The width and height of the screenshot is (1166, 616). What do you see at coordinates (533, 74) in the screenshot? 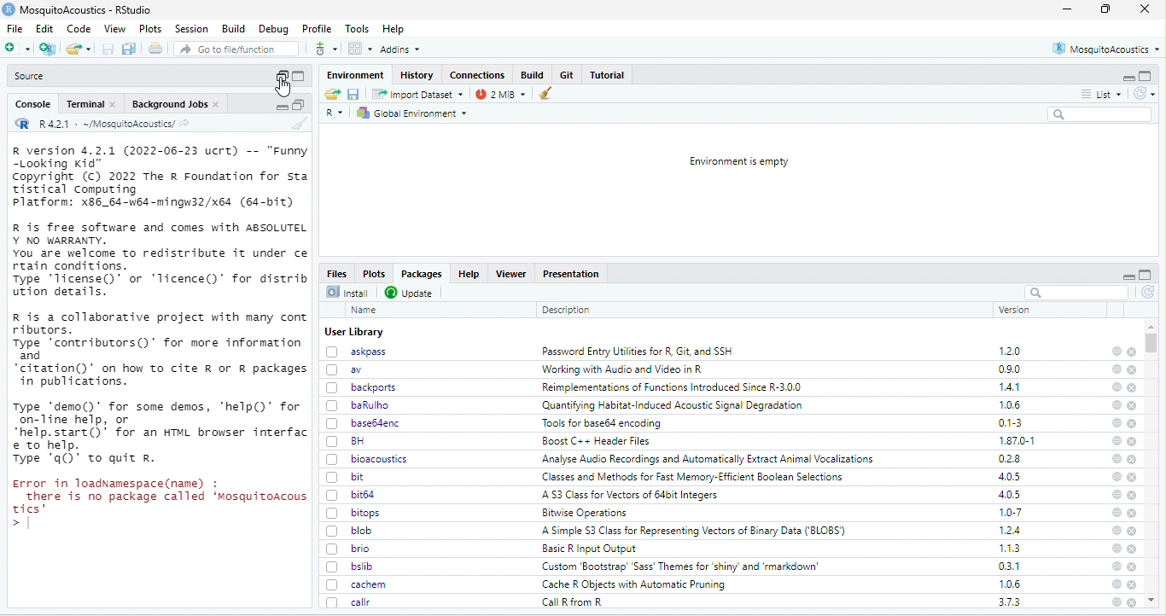
I see `Build` at bounding box center [533, 74].